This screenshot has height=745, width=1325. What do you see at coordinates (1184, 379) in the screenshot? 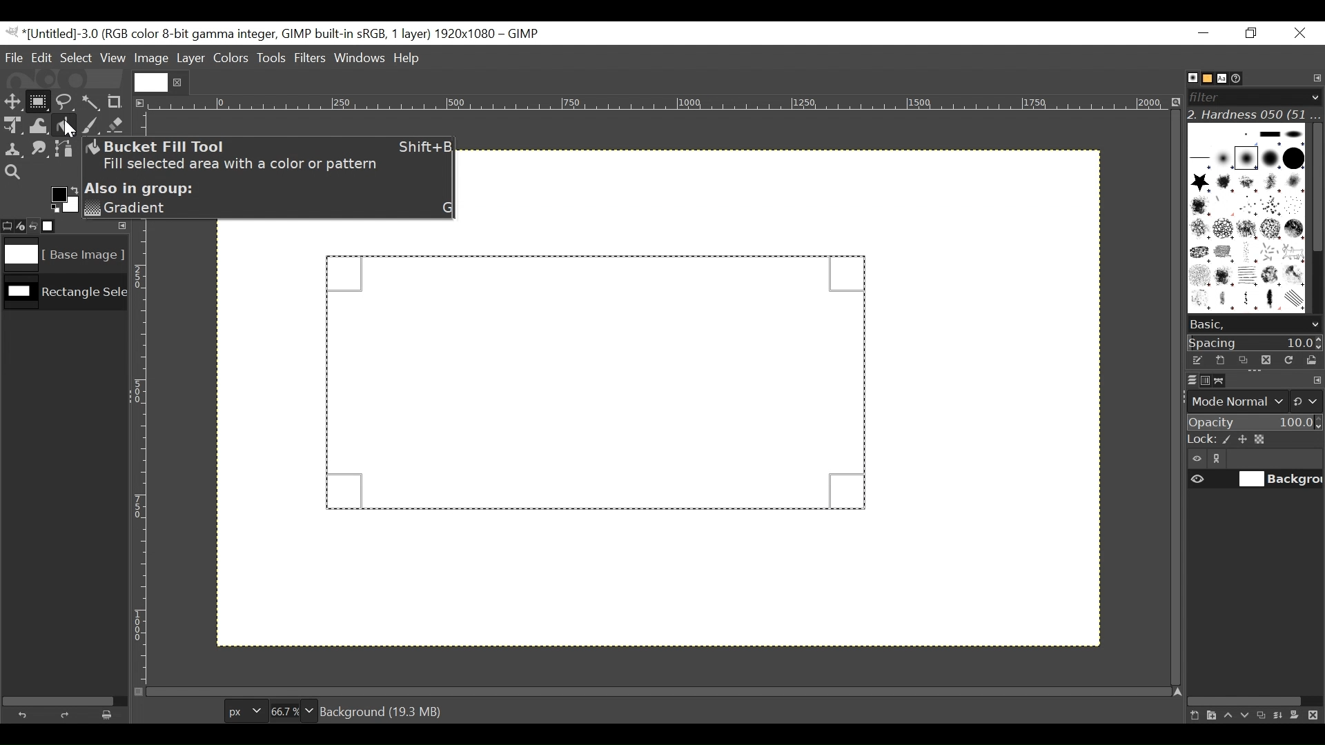
I see `Layers` at bounding box center [1184, 379].